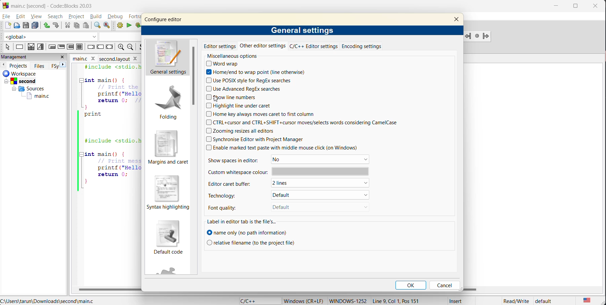 The width and height of the screenshot is (606, 305). I want to click on general settings, so click(301, 31).